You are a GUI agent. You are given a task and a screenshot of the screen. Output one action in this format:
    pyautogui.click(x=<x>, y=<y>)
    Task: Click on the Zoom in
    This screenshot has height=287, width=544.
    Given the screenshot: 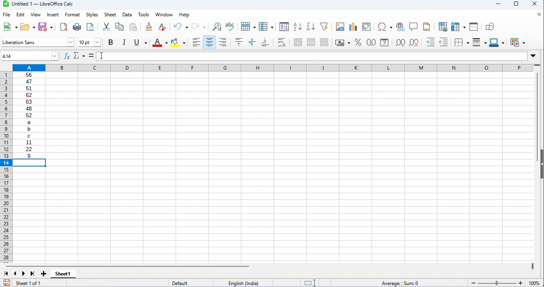 What is the action you would take?
    pyautogui.click(x=521, y=283)
    